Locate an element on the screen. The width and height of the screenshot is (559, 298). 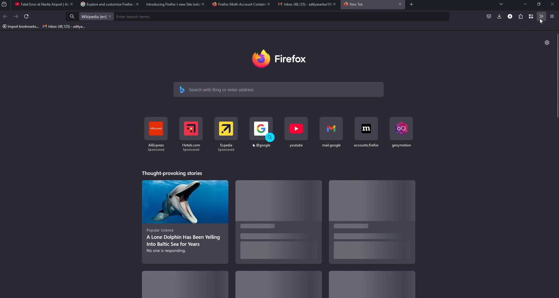
shortcut is located at coordinates (366, 132).